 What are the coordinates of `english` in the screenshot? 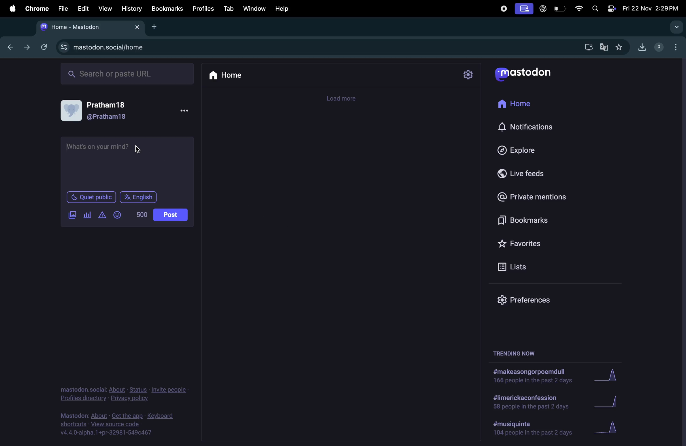 It's located at (138, 197).